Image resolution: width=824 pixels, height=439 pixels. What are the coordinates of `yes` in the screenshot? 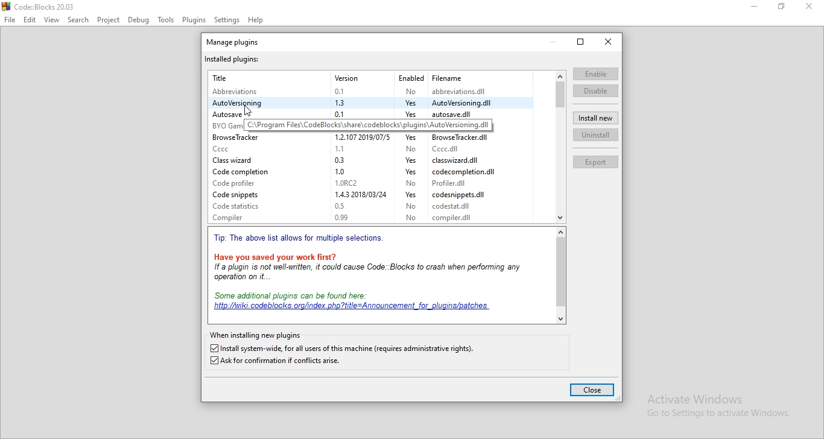 It's located at (410, 102).